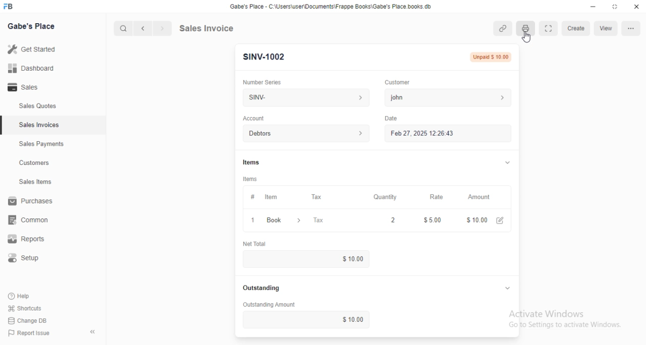 This screenshot has height=345, width=646. What do you see at coordinates (253, 197) in the screenshot?
I see `#` at bounding box center [253, 197].